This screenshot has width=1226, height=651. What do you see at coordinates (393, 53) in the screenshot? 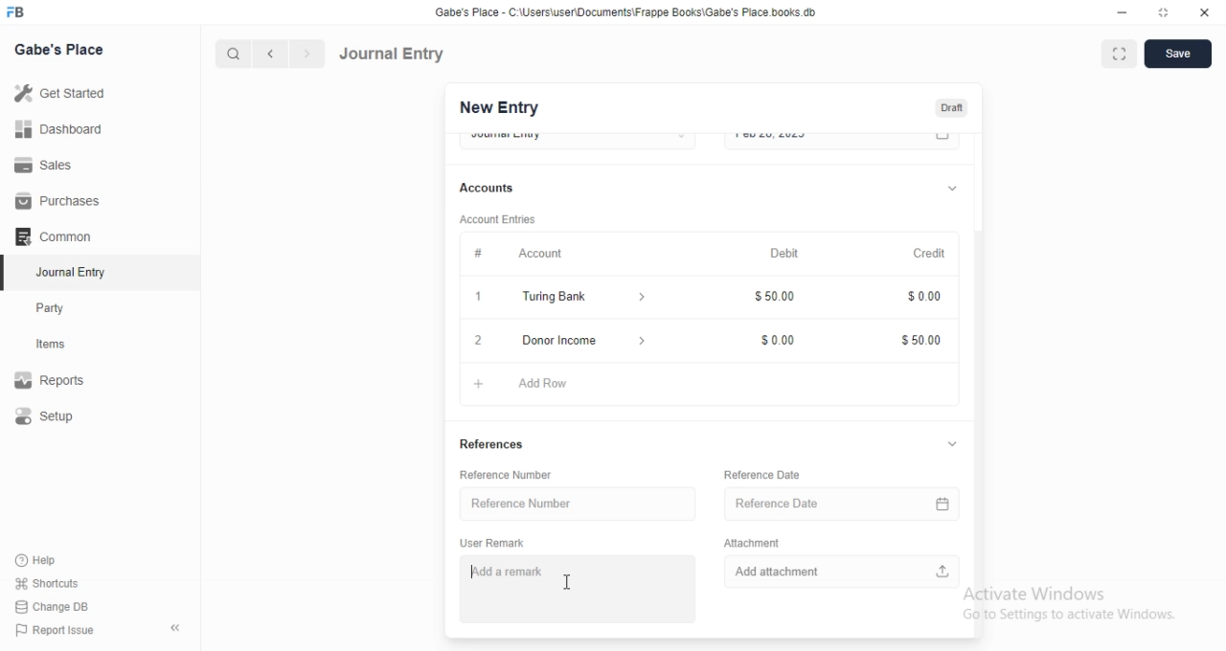
I see `Journal Entry` at bounding box center [393, 53].